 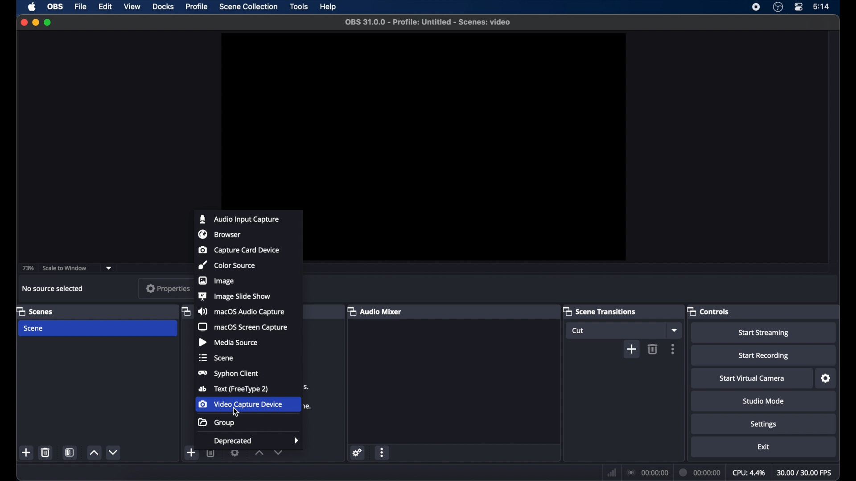 What do you see at coordinates (164, 7) in the screenshot?
I see `docks` at bounding box center [164, 7].